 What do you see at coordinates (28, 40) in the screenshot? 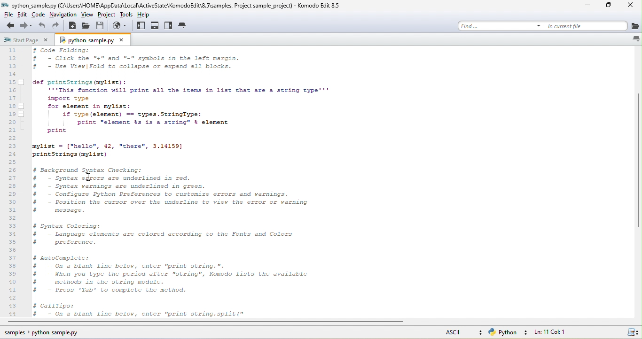
I see `start page` at bounding box center [28, 40].